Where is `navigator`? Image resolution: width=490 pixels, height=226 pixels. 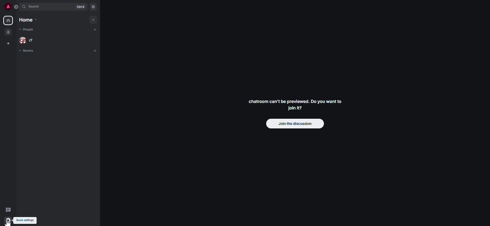 navigator is located at coordinates (94, 7).